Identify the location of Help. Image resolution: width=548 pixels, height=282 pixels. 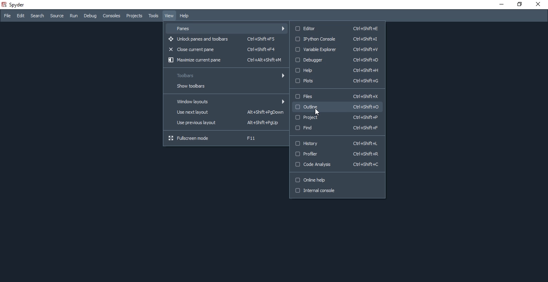
(337, 70).